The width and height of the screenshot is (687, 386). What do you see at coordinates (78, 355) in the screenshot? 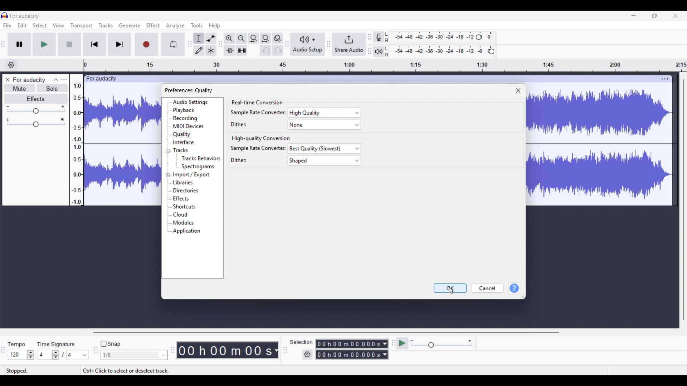
I see `Max time signature options` at bounding box center [78, 355].